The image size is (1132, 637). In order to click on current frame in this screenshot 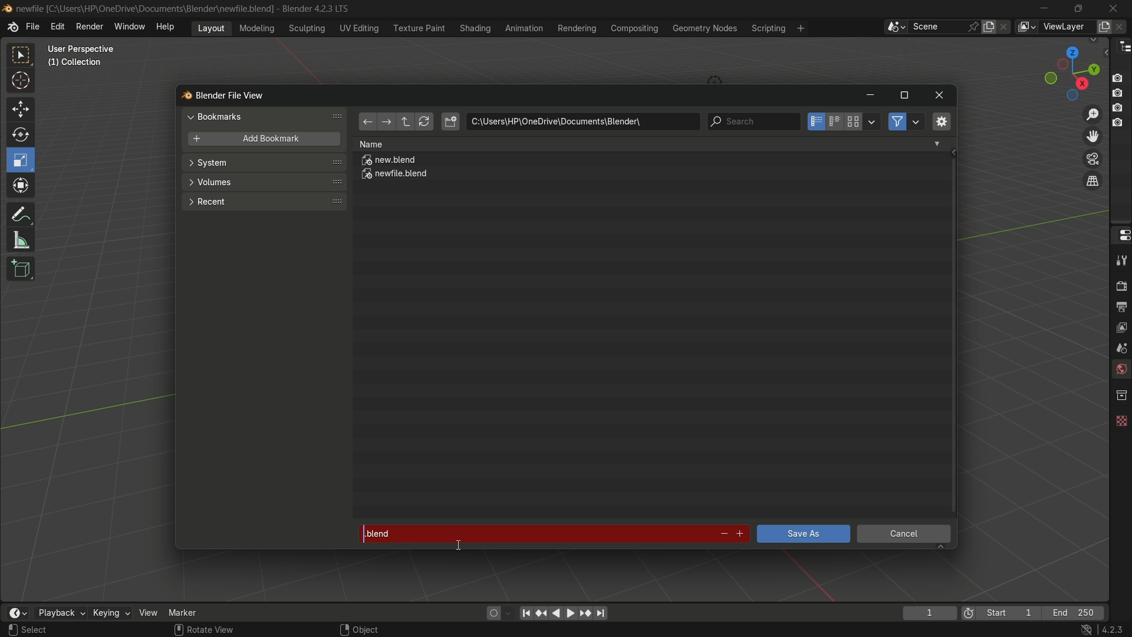, I will do `click(929, 613)`.